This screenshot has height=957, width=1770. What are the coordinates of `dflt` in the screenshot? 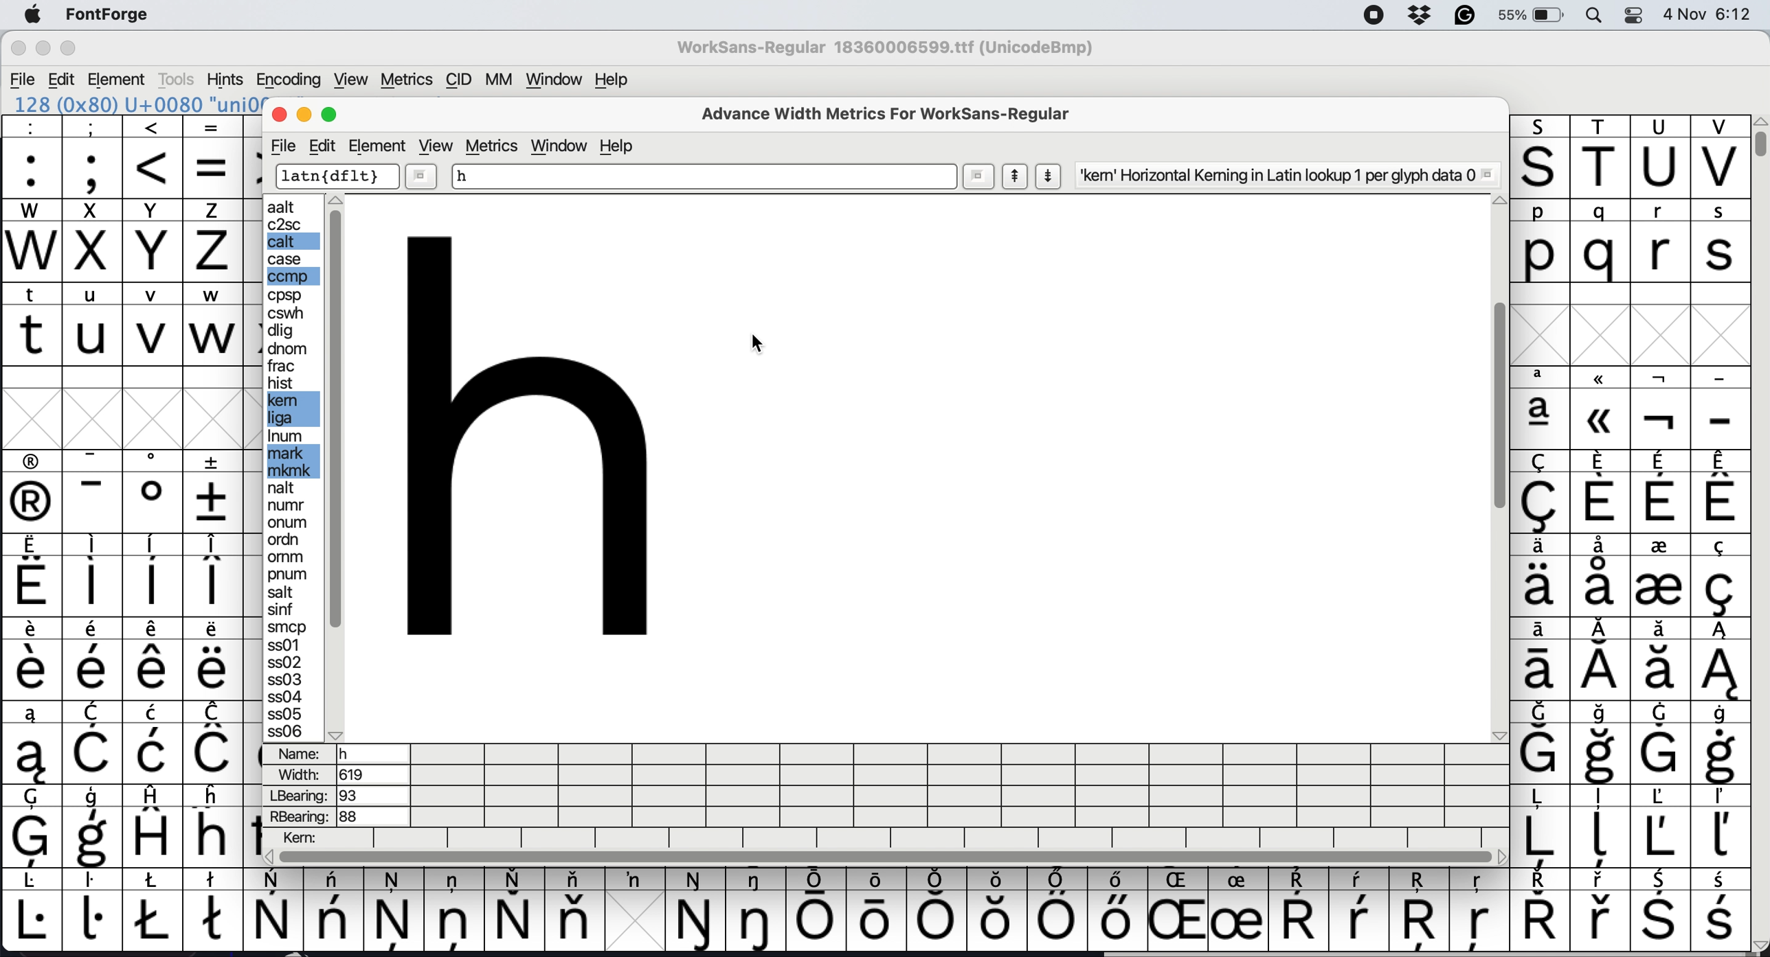 It's located at (337, 176).